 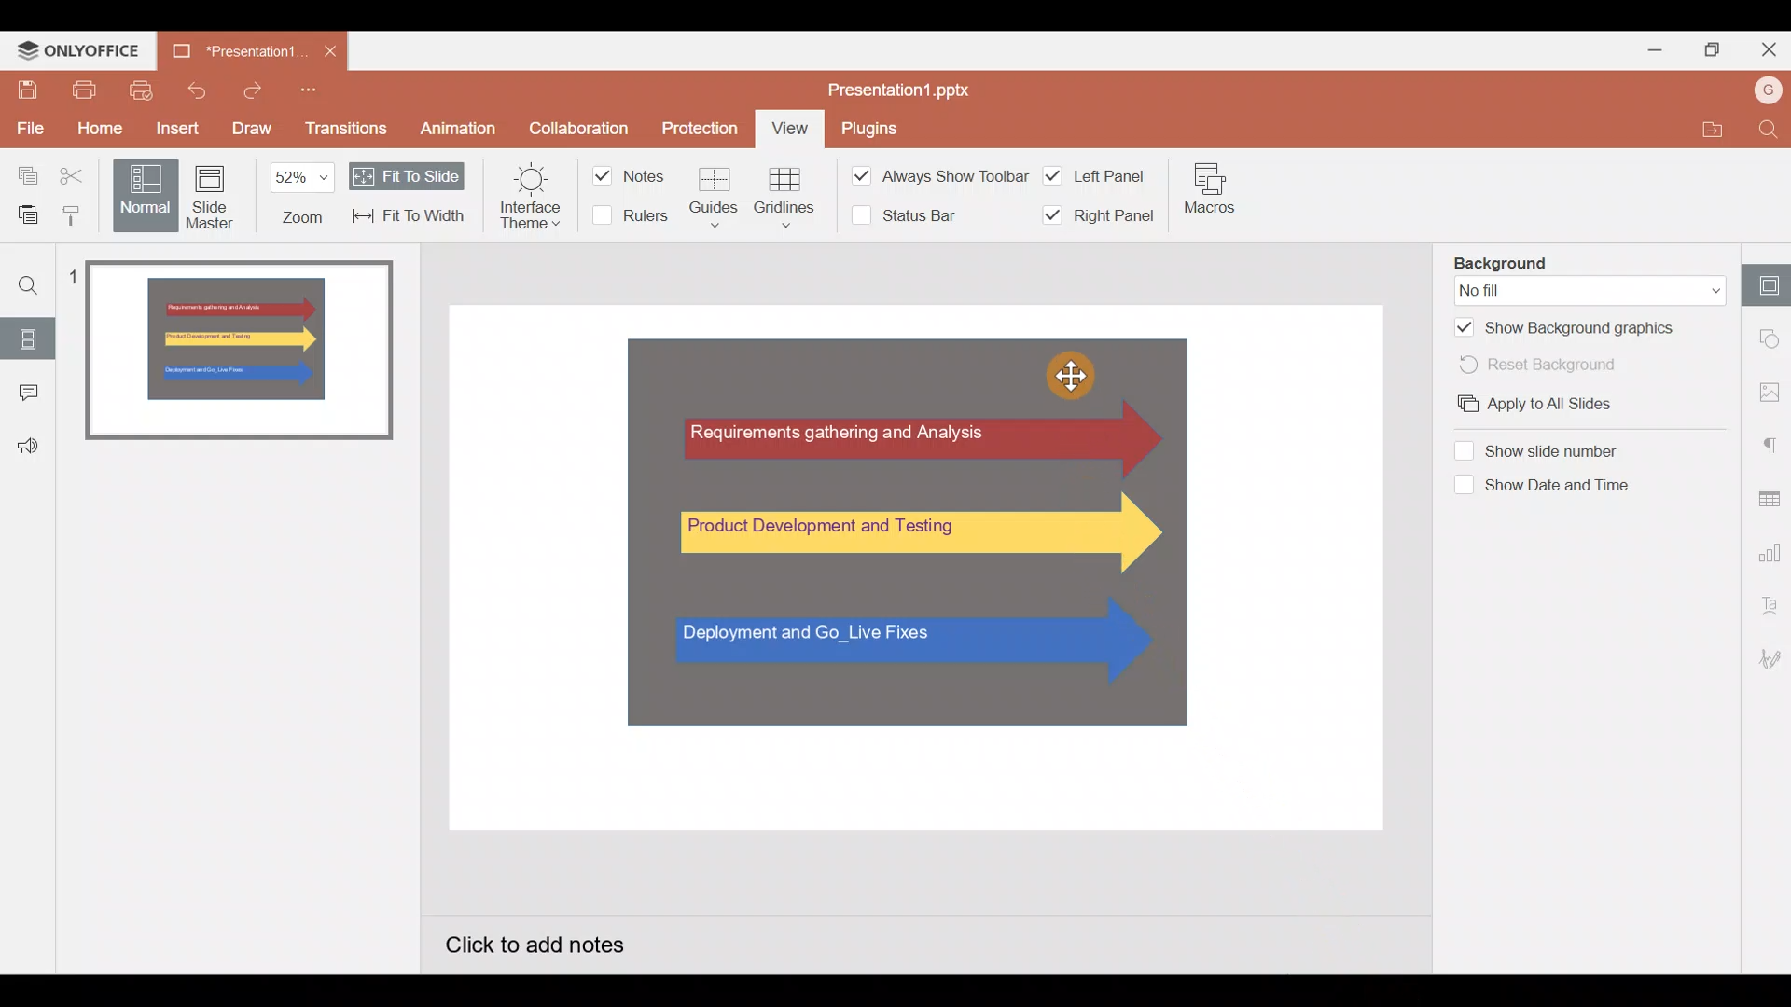 What do you see at coordinates (1561, 259) in the screenshot?
I see `Background` at bounding box center [1561, 259].